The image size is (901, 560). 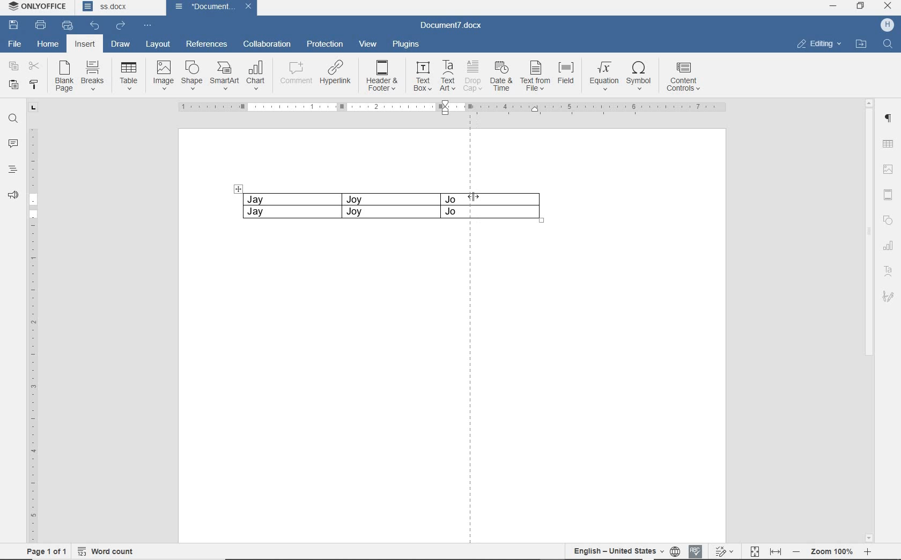 I want to click on TRACK CHANGES, so click(x=726, y=551).